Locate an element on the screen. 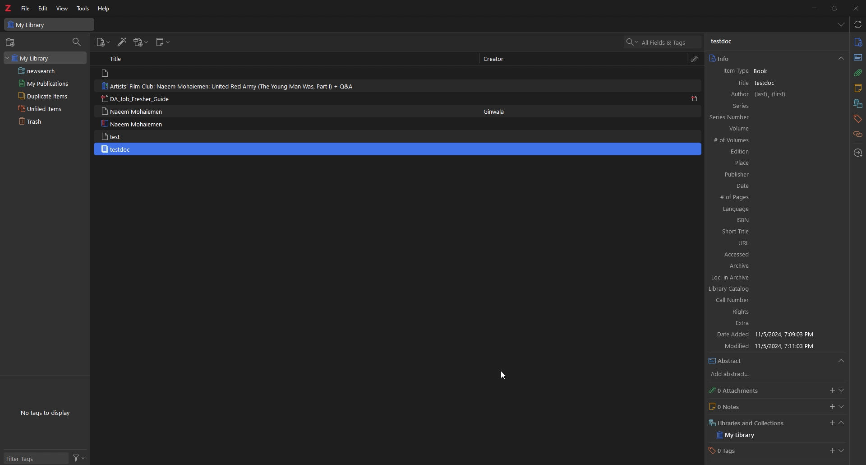 The image size is (866, 465). locate is located at coordinates (858, 153).